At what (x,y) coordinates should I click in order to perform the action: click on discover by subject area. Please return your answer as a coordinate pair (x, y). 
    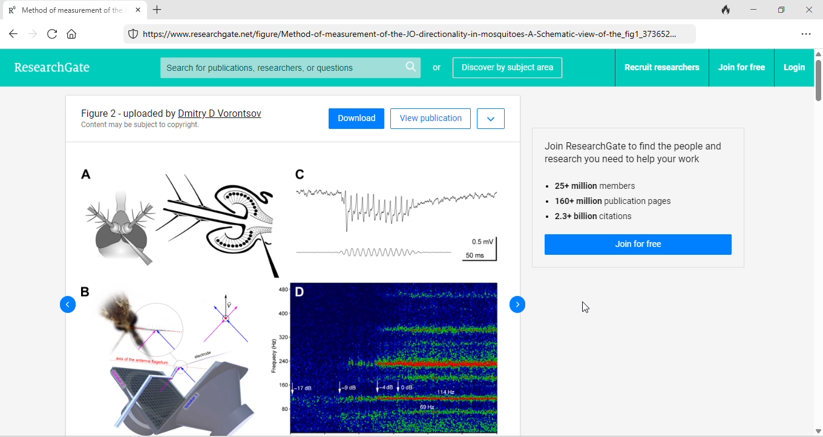
    Looking at the image, I should click on (508, 67).